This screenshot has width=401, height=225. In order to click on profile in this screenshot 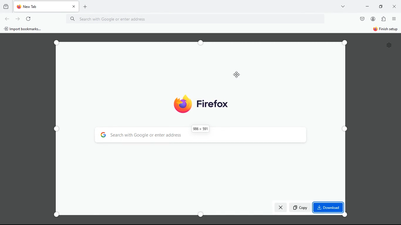, I will do `click(373, 19)`.